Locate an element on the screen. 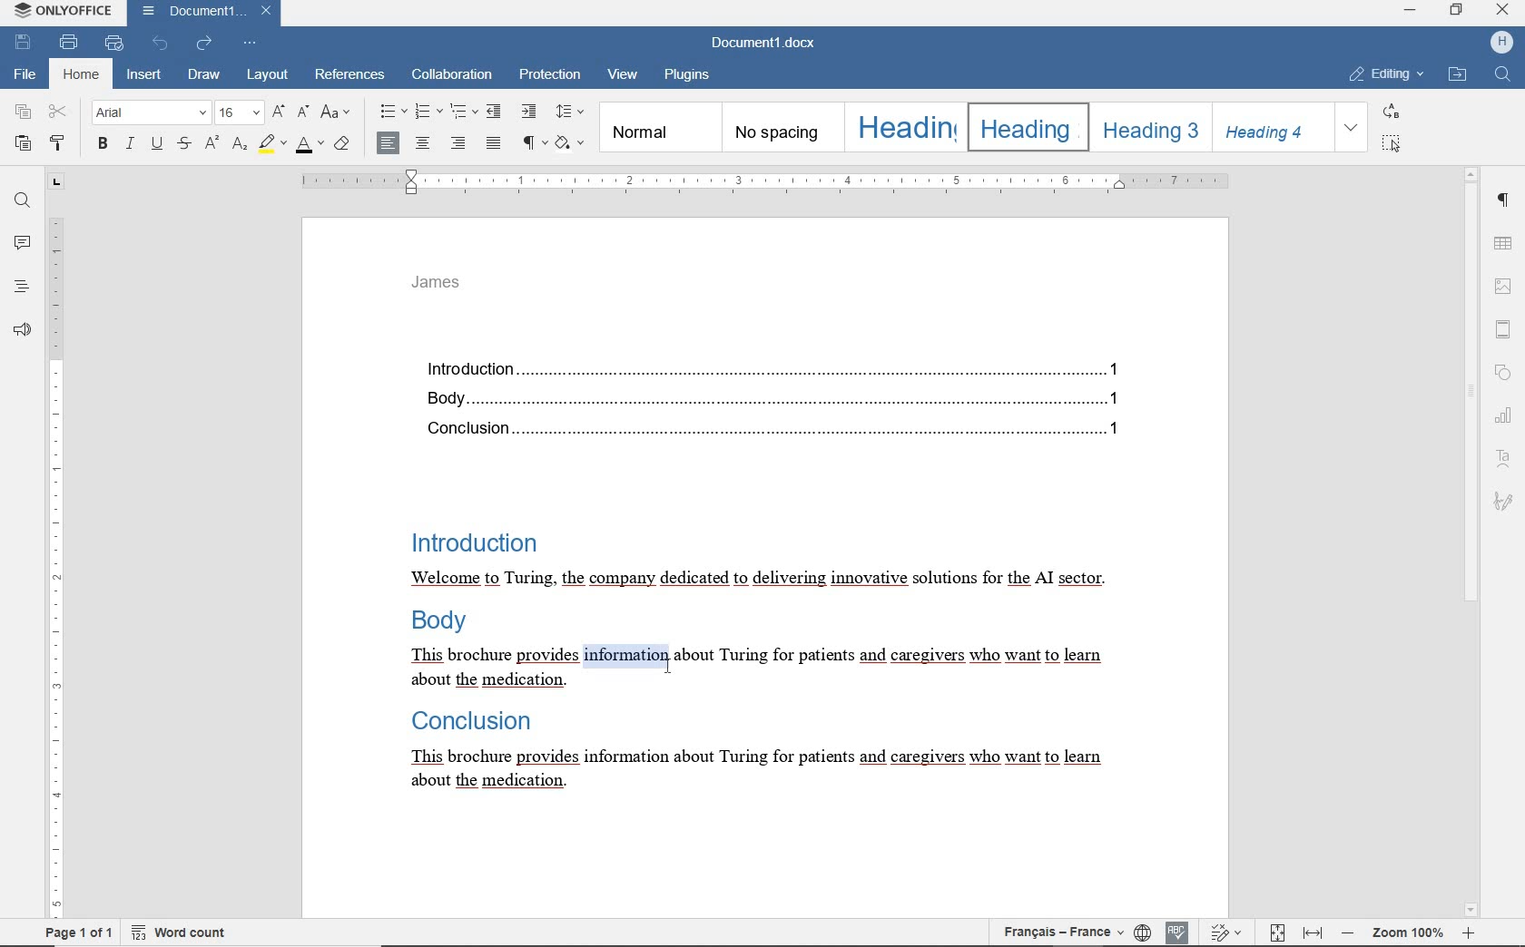  SCROLLBAR is located at coordinates (1471, 542).